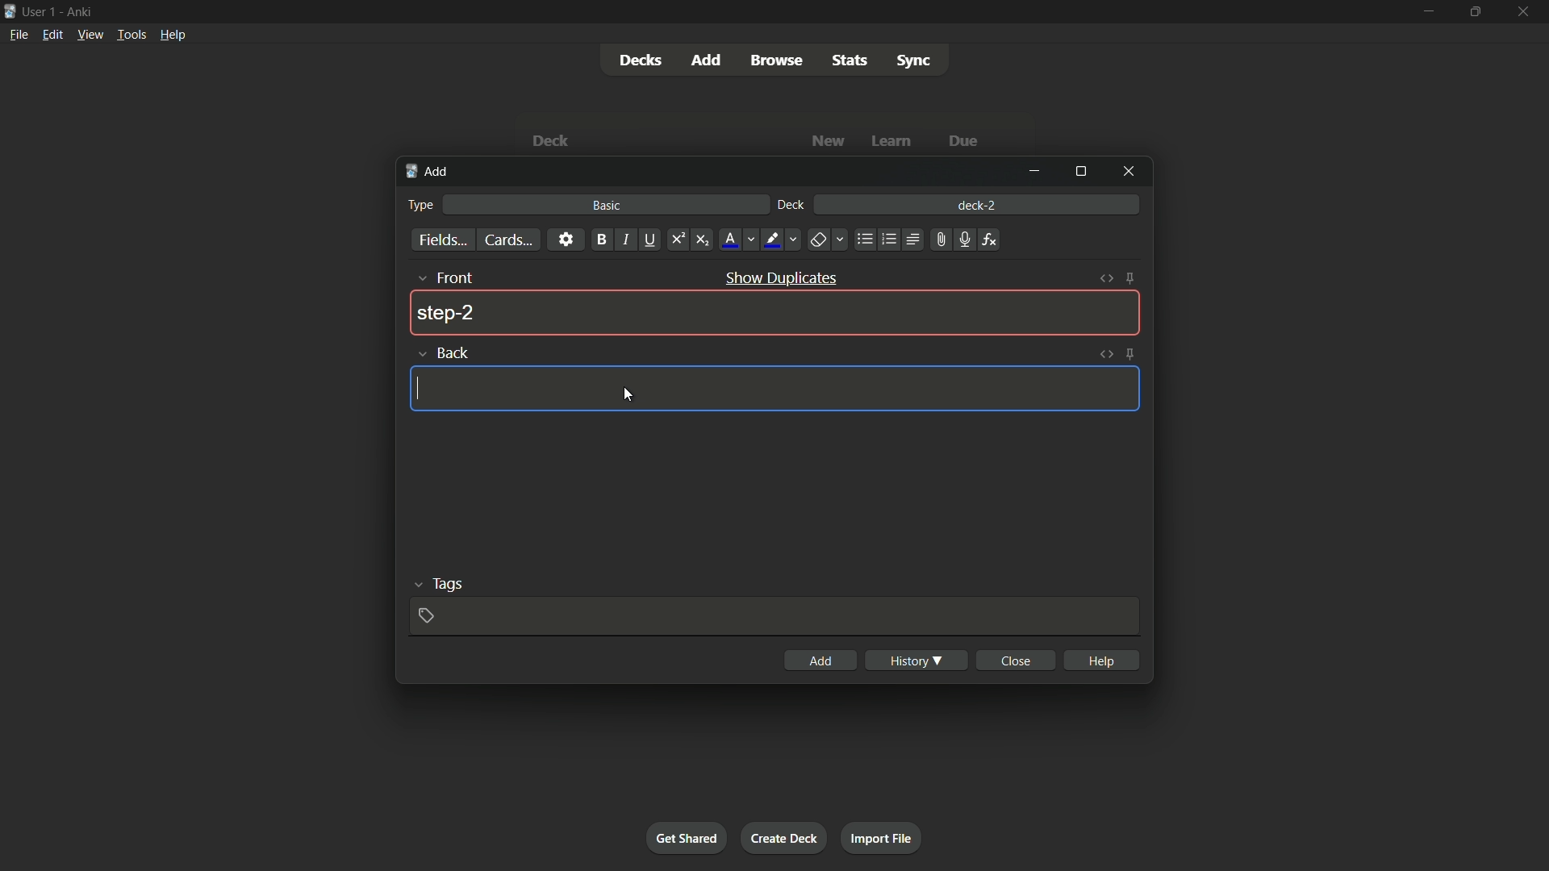  I want to click on add, so click(825, 661).